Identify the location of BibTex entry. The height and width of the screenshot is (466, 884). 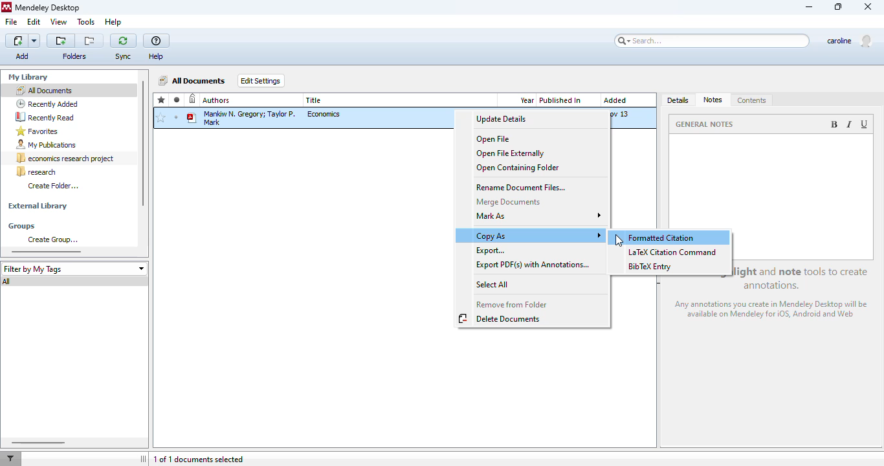
(649, 267).